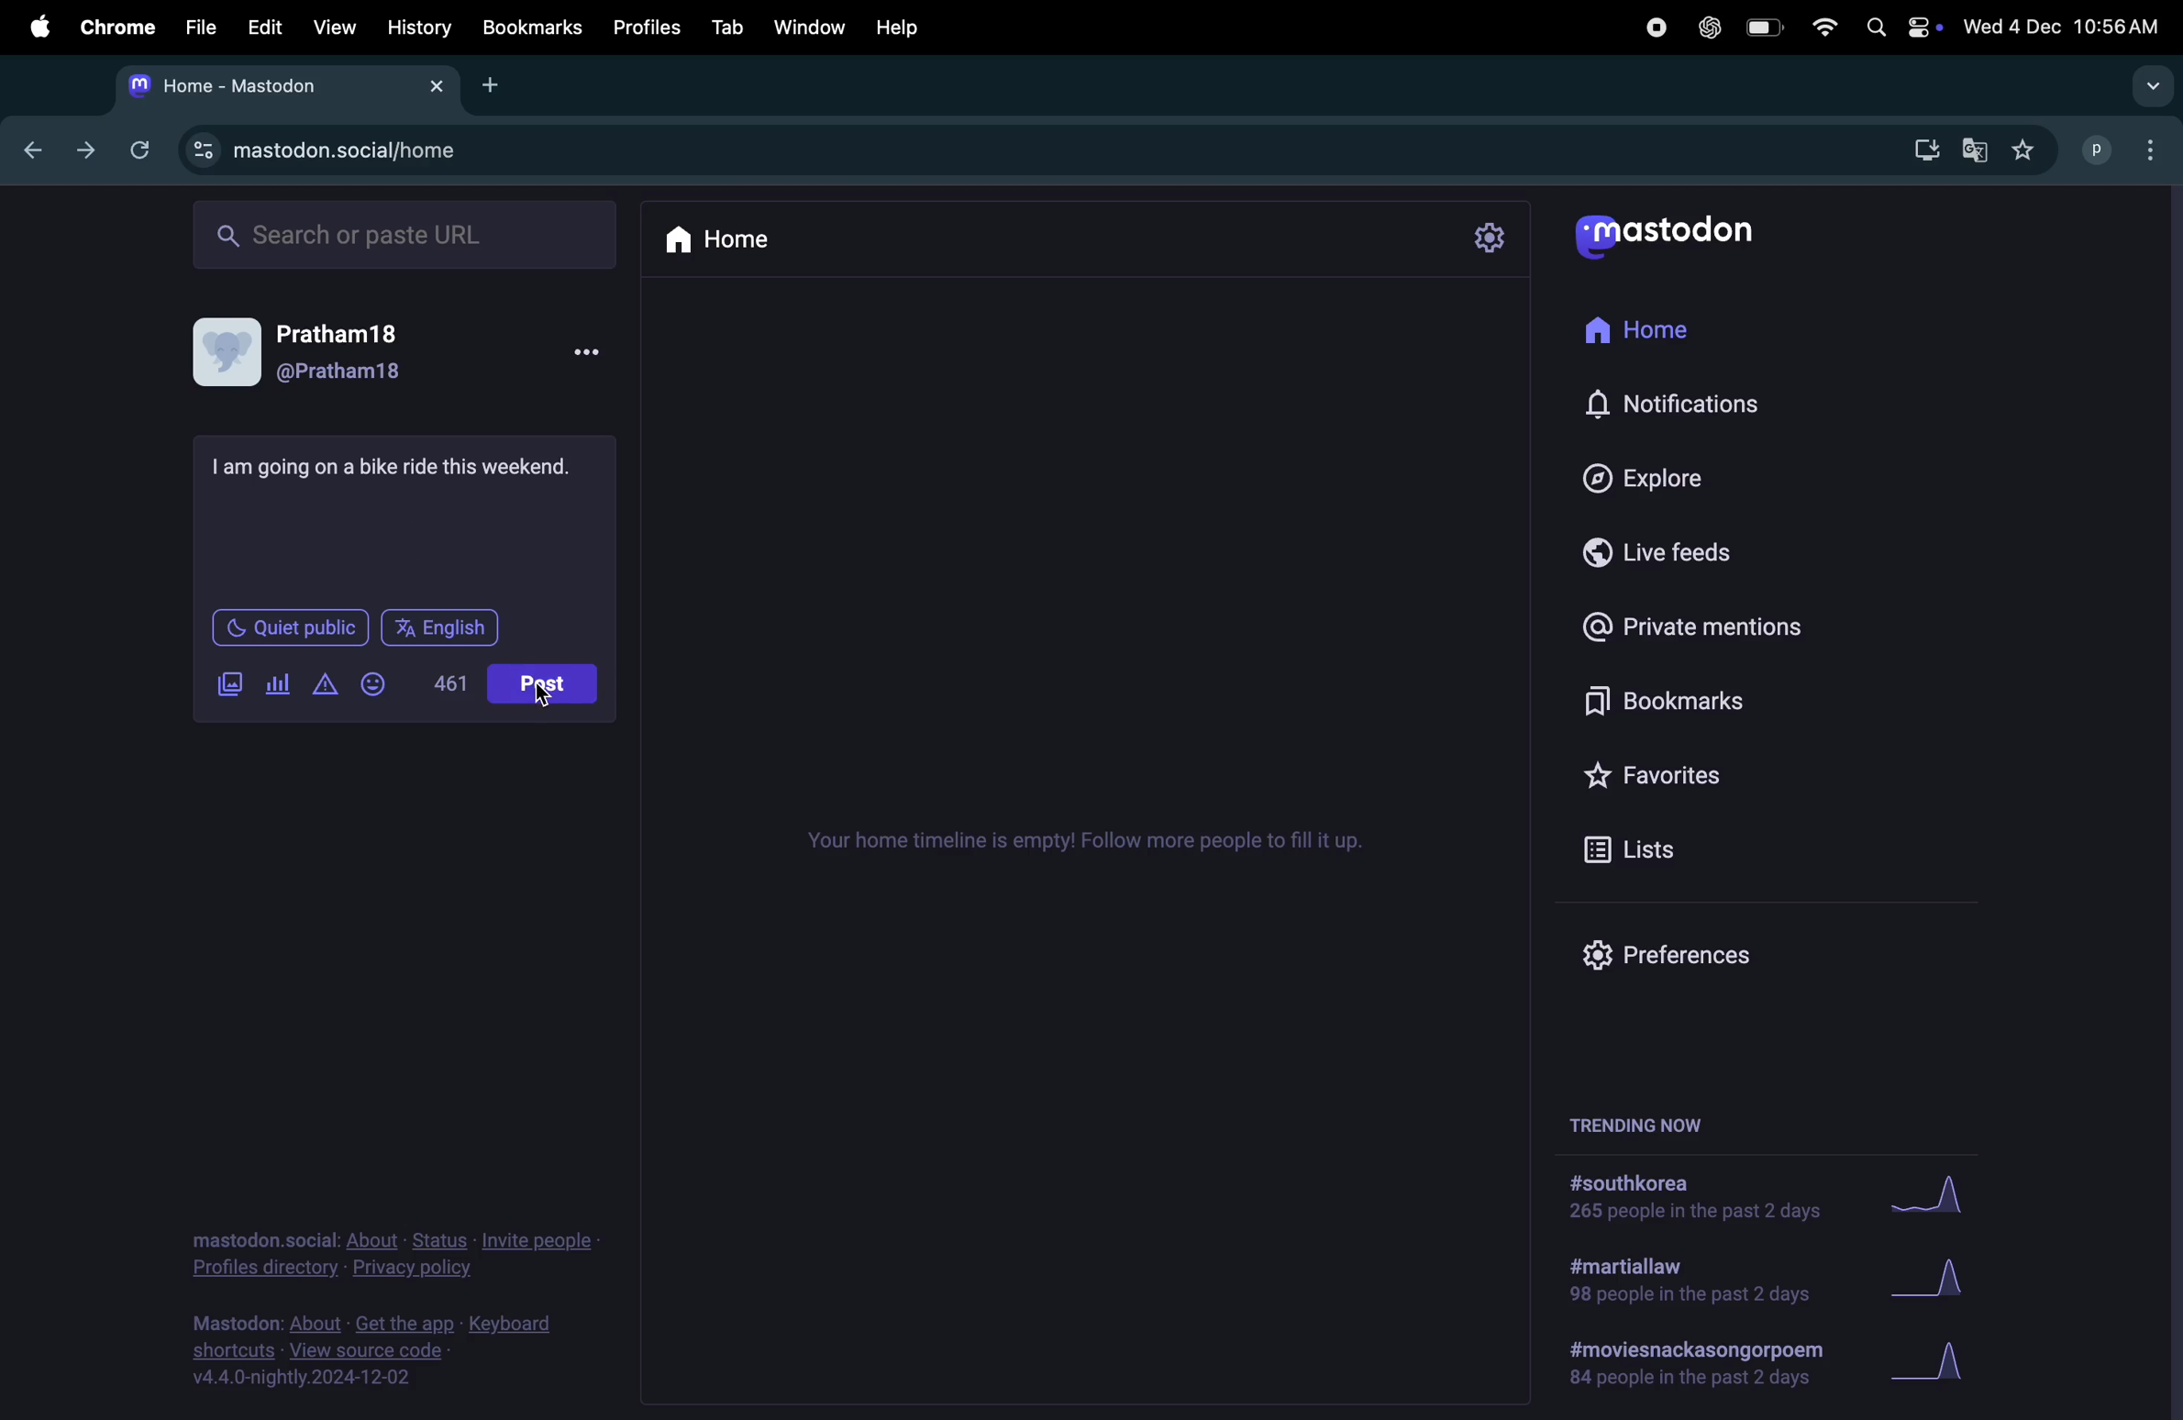 This screenshot has width=2183, height=1420. What do you see at coordinates (410, 1254) in the screenshot?
I see `Privacy and policy` at bounding box center [410, 1254].